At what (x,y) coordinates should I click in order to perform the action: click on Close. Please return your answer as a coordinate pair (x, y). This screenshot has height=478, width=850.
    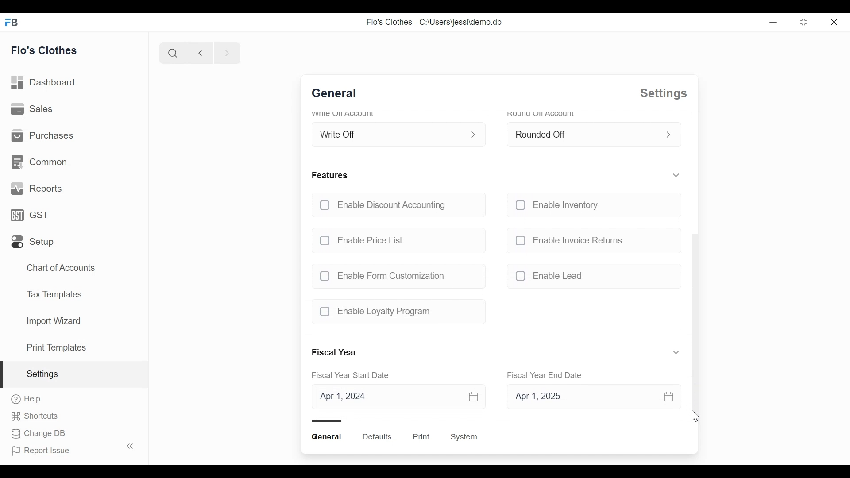
    Looking at the image, I should click on (835, 21).